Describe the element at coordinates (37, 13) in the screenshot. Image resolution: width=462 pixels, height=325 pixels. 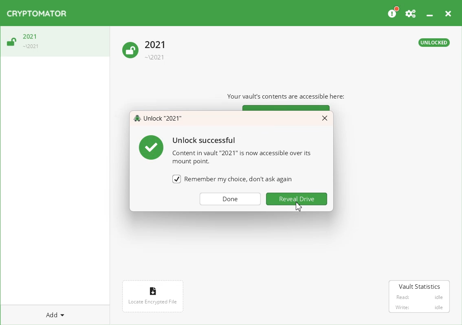
I see `Logo` at that location.